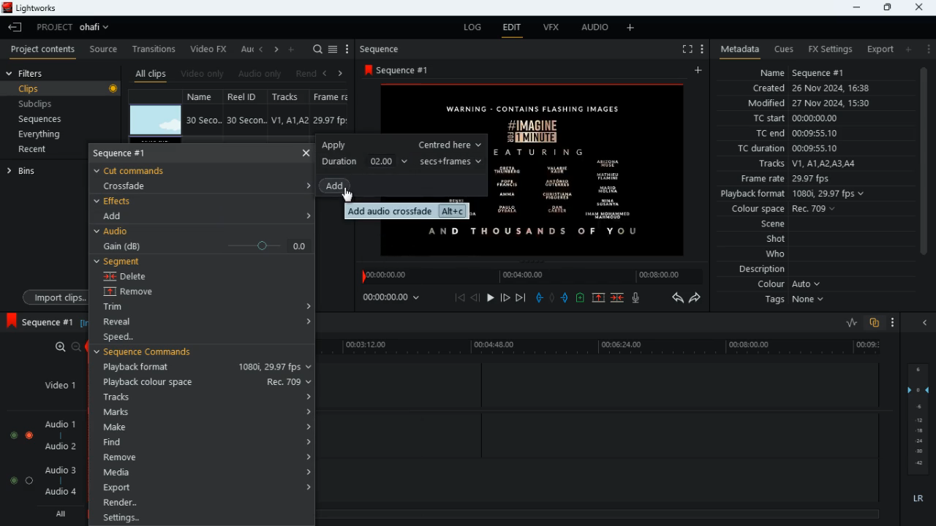  What do you see at coordinates (567, 299) in the screenshot?
I see `push` at bounding box center [567, 299].